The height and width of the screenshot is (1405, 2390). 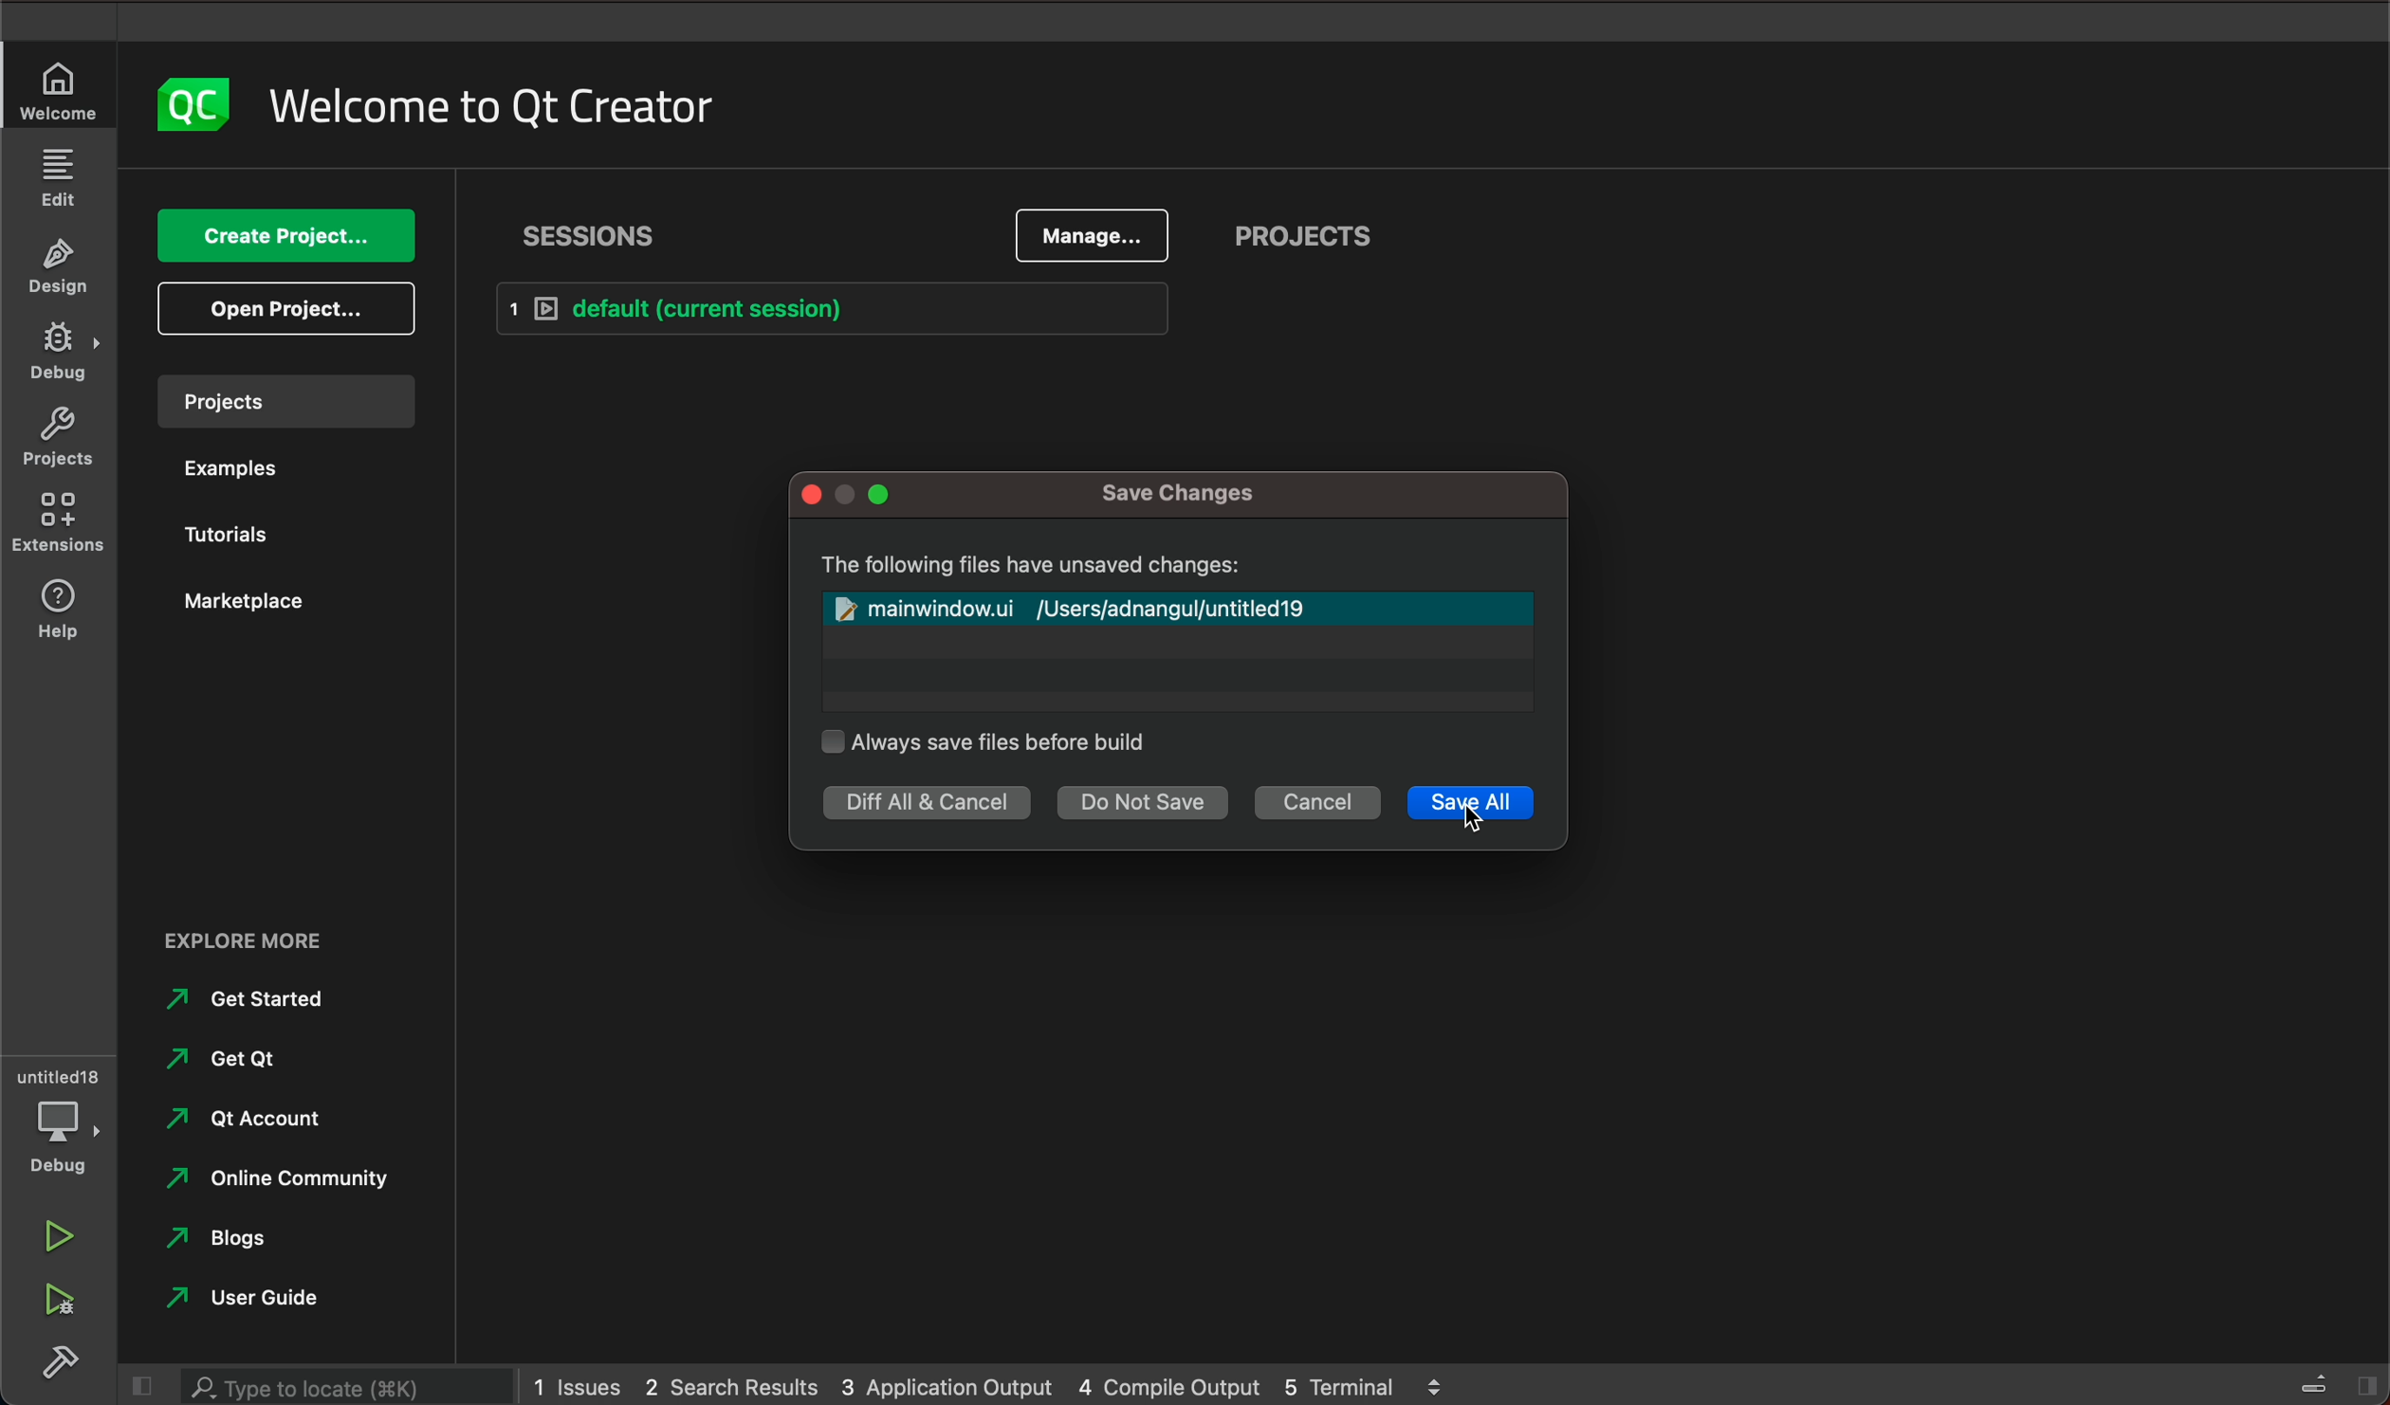 What do you see at coordinates (804, 493) in the screenshot?
I see `close` at bounding box center [804, 493].